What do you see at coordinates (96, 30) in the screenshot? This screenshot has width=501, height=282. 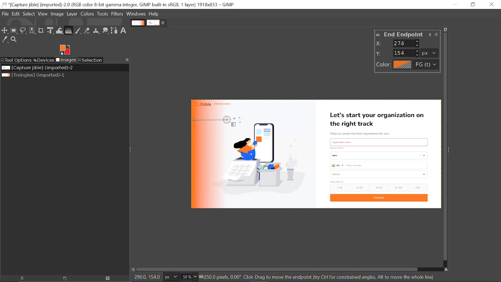 I see `Clone tool` at bounding box center [96, 30].